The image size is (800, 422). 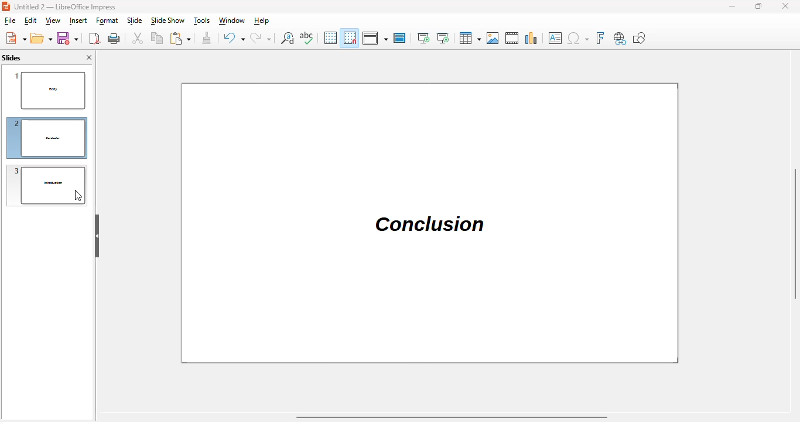 I want to click on close, so click(x=785, y=6).